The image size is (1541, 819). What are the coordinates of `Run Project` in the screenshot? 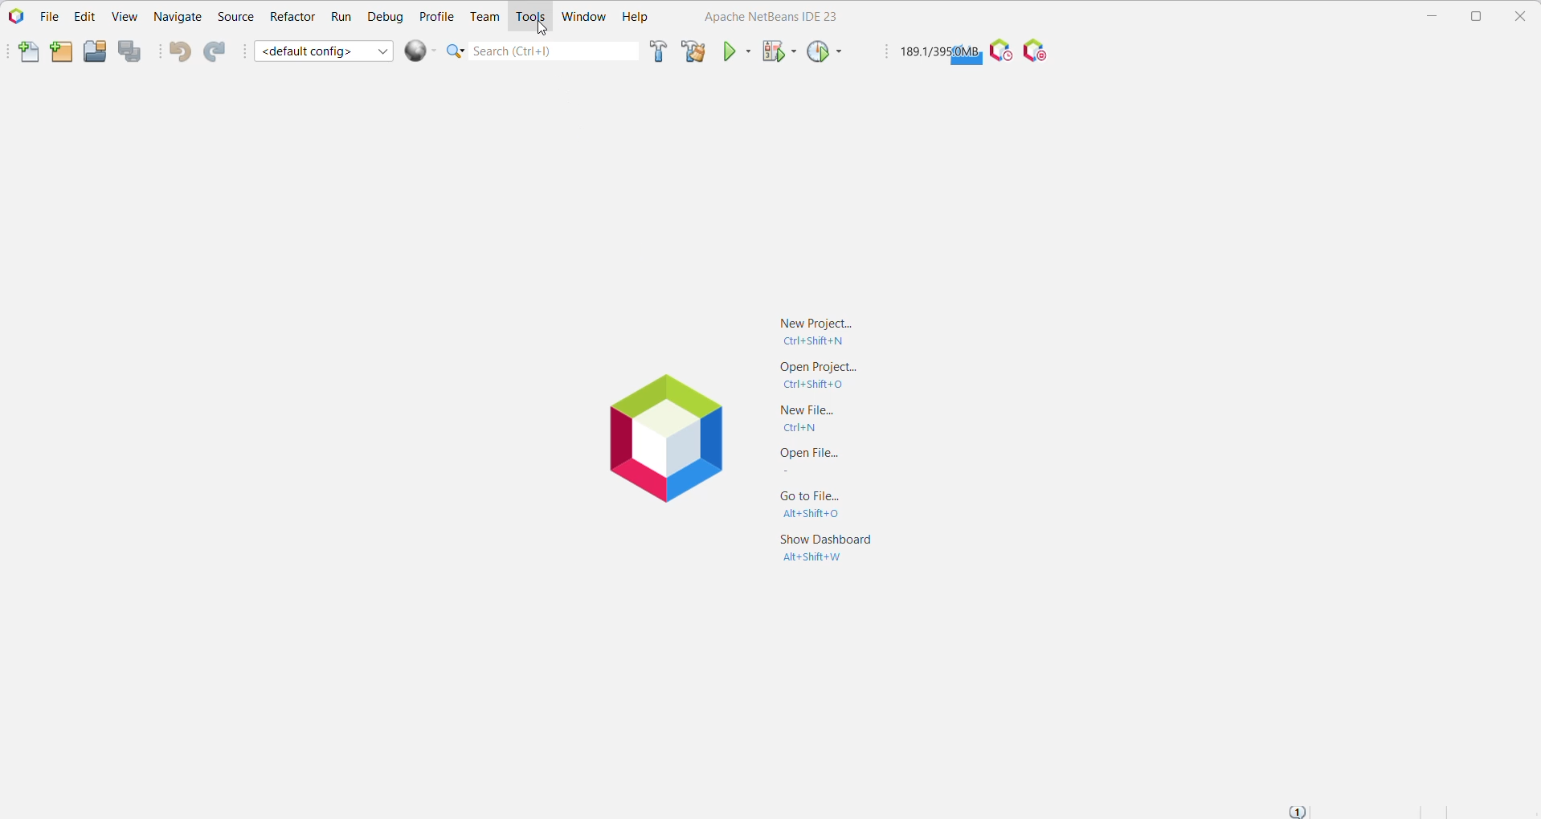 It's located at (737, 51).